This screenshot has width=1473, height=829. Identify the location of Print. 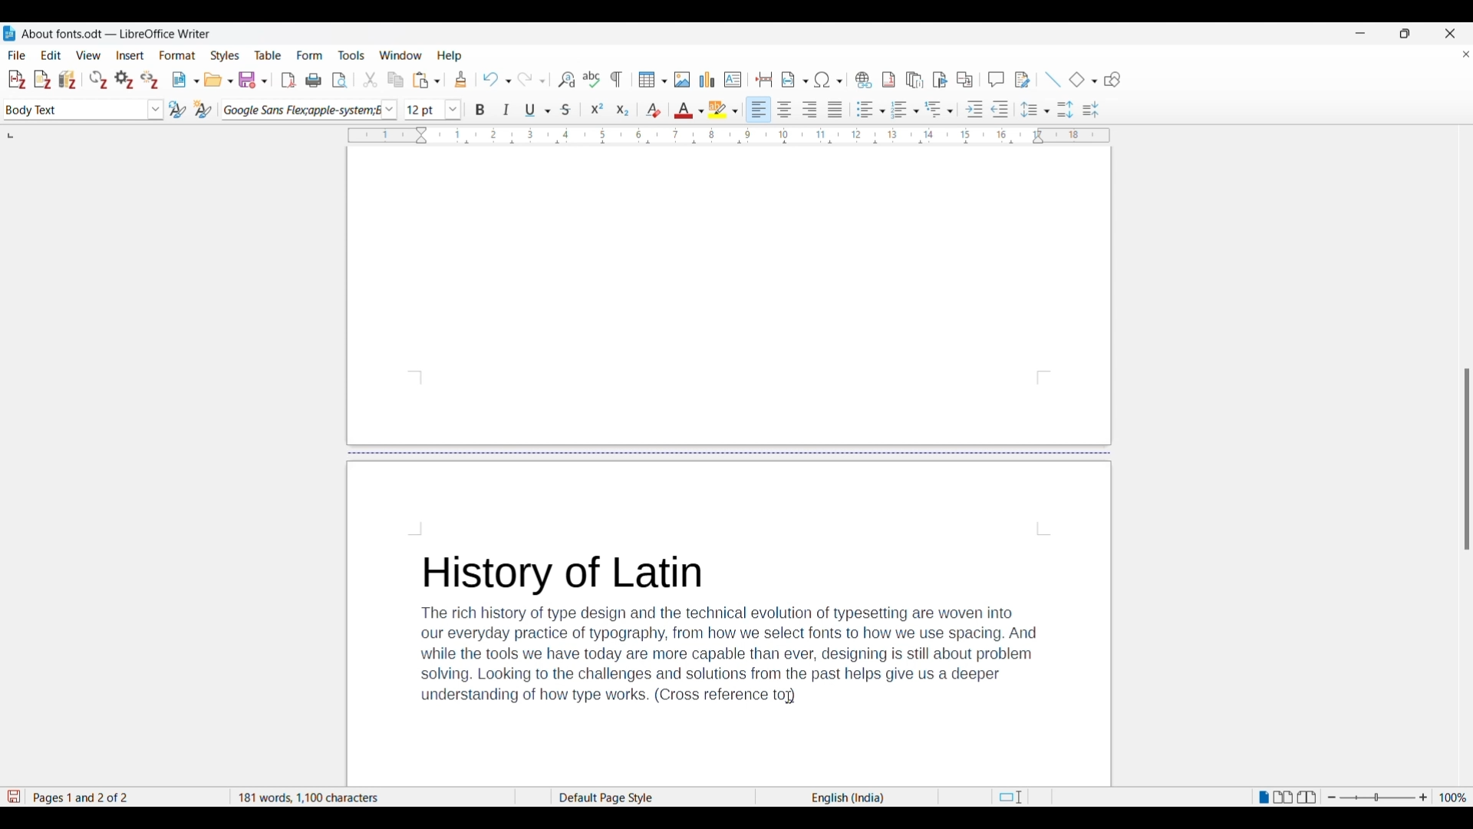
(313, 81).